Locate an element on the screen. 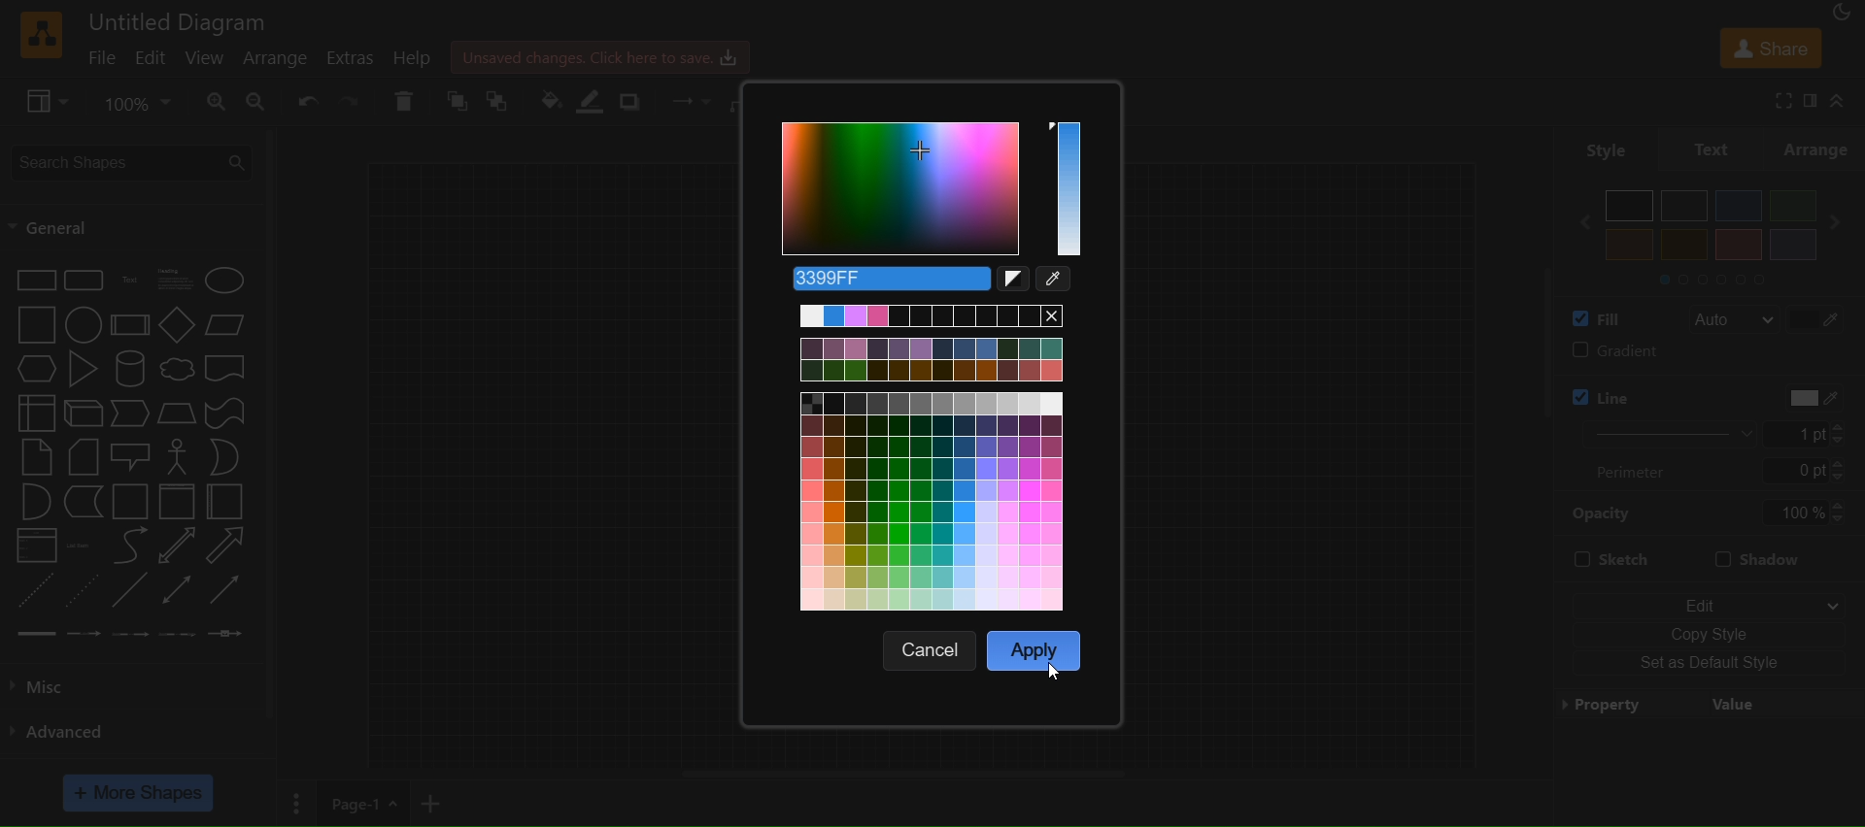  color palette is located at coordinates (936, 459).